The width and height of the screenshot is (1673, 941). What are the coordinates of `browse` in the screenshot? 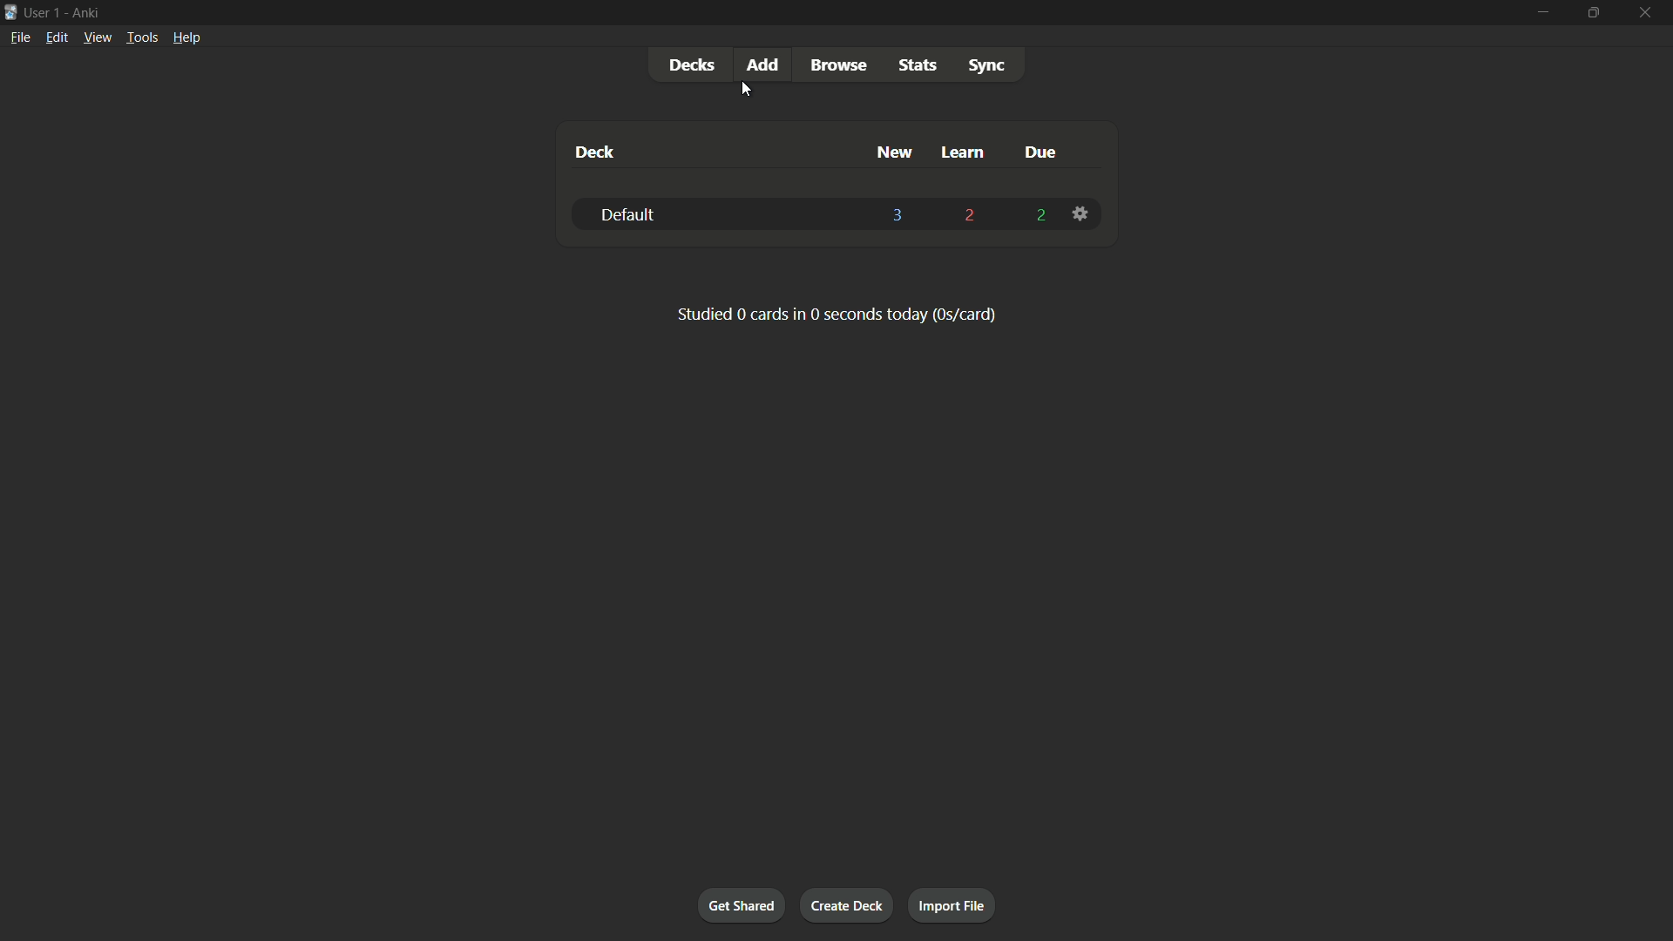 It's located at (838, 65).